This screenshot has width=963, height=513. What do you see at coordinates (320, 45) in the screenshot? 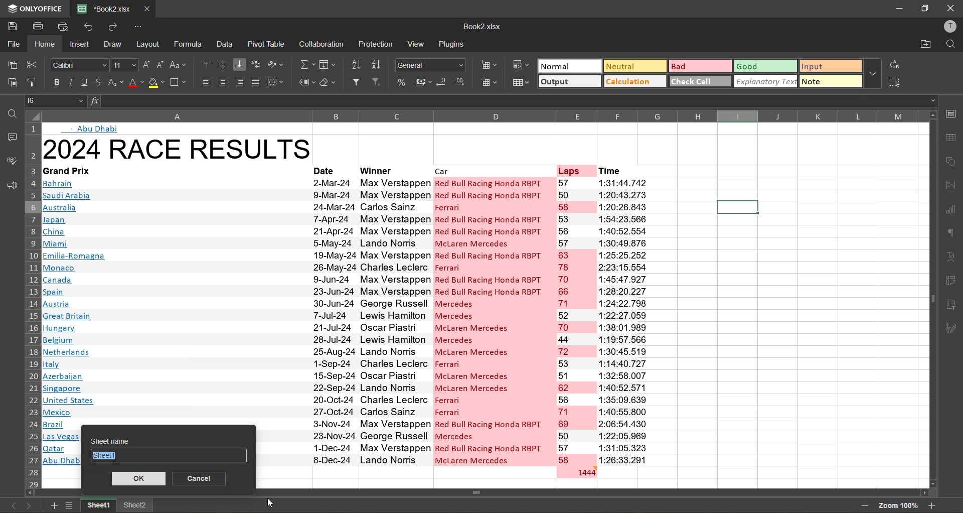
I see `collaboration` at bounding box center [320, 45].